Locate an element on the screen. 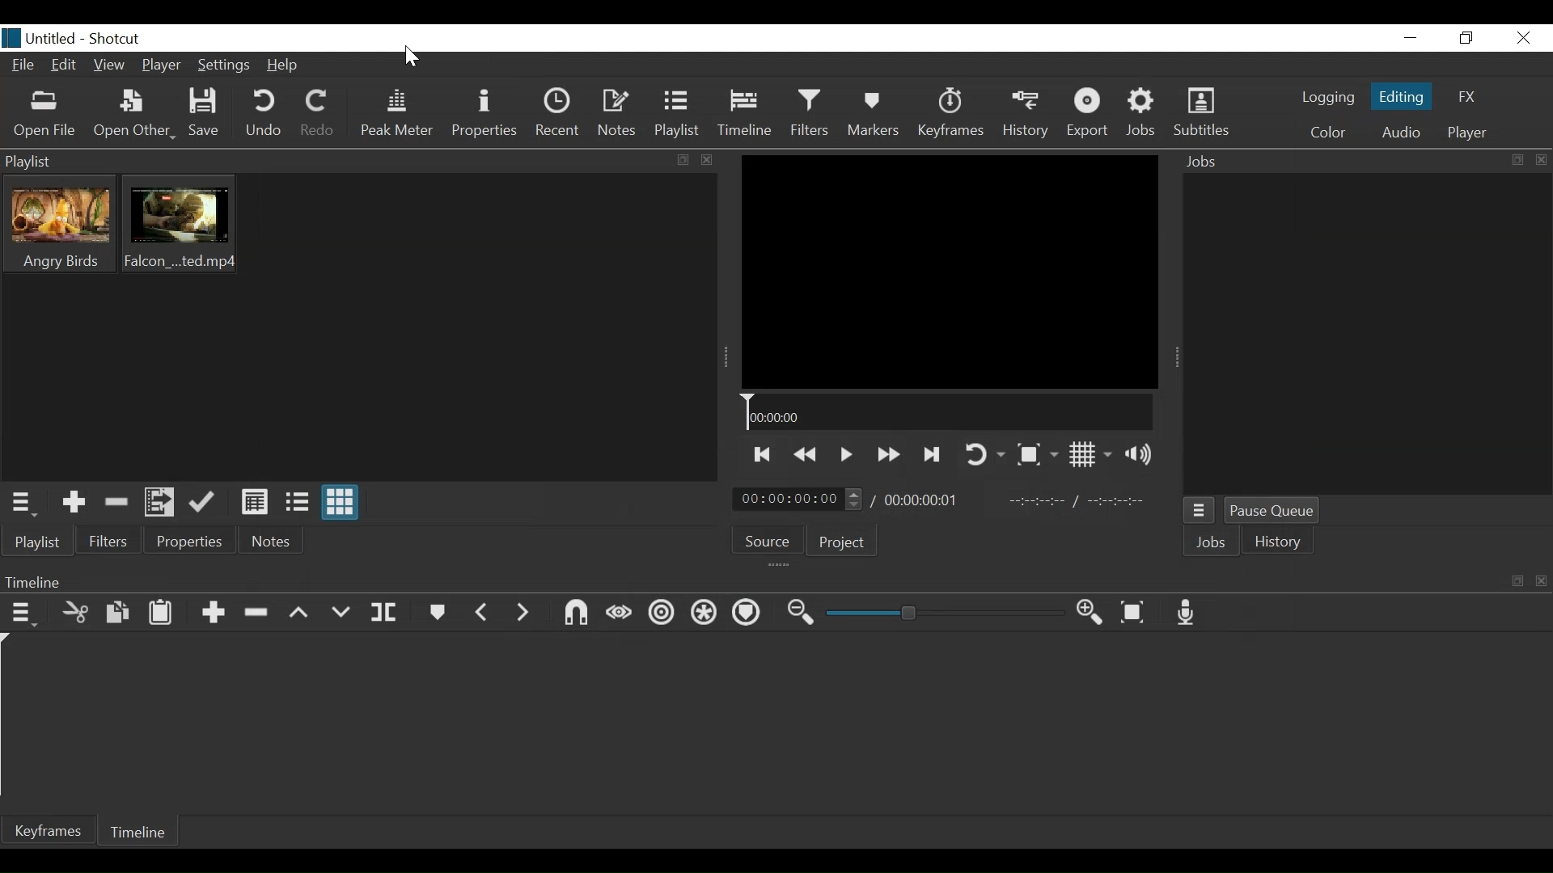 This screenshot has width=1553, height=873. Ripple Markers is located at coordinates (749, 614).